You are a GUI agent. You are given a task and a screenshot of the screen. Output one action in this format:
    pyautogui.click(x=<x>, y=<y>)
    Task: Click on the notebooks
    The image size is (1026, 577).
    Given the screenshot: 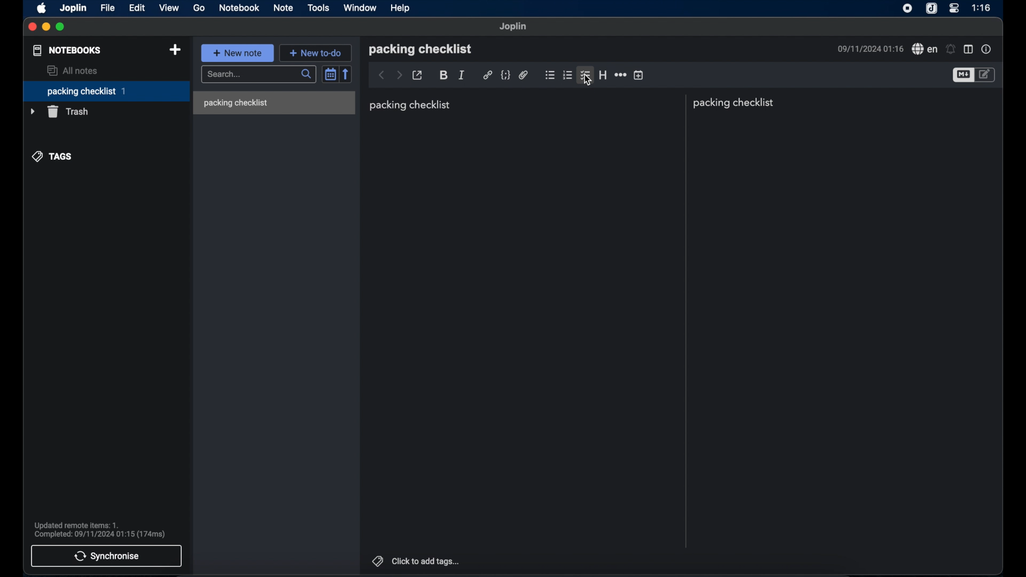 What is the action you would take?
    pyautogui.click(x=67, y=50)
    